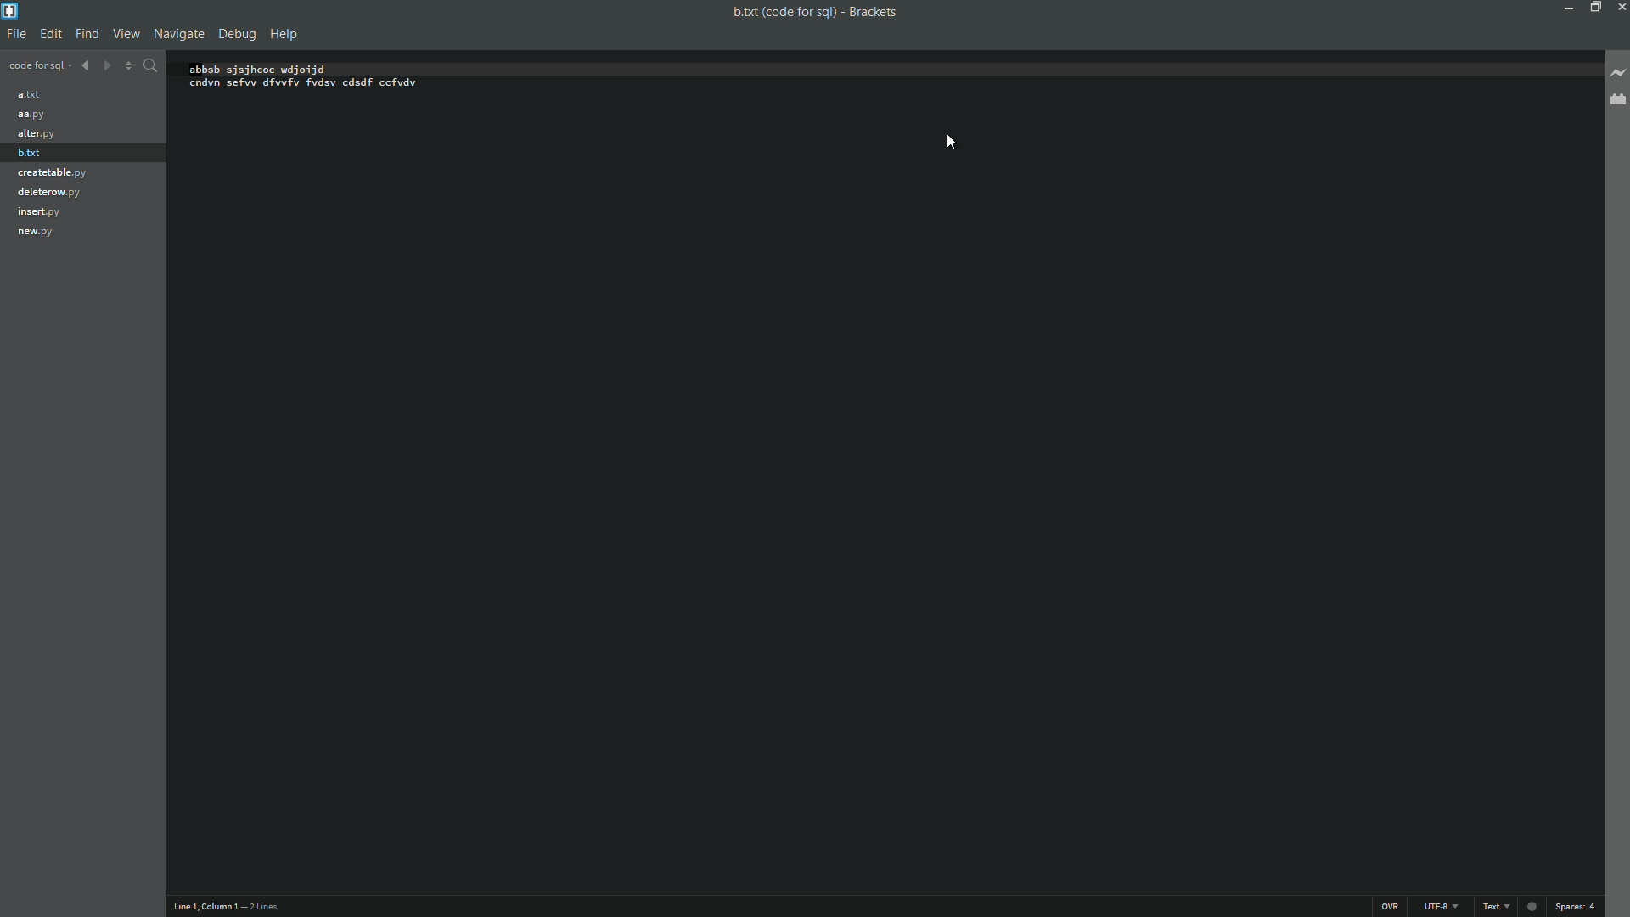 The image size is (1630, 917). What do you see at coordinates (318, 76) in the screenshot?
I see `abbsb sjsjhcoc wdjoijd
cndvn sefw dfvwfv fudsy cdsdf ccfudv` at bounding box center [318, 76].